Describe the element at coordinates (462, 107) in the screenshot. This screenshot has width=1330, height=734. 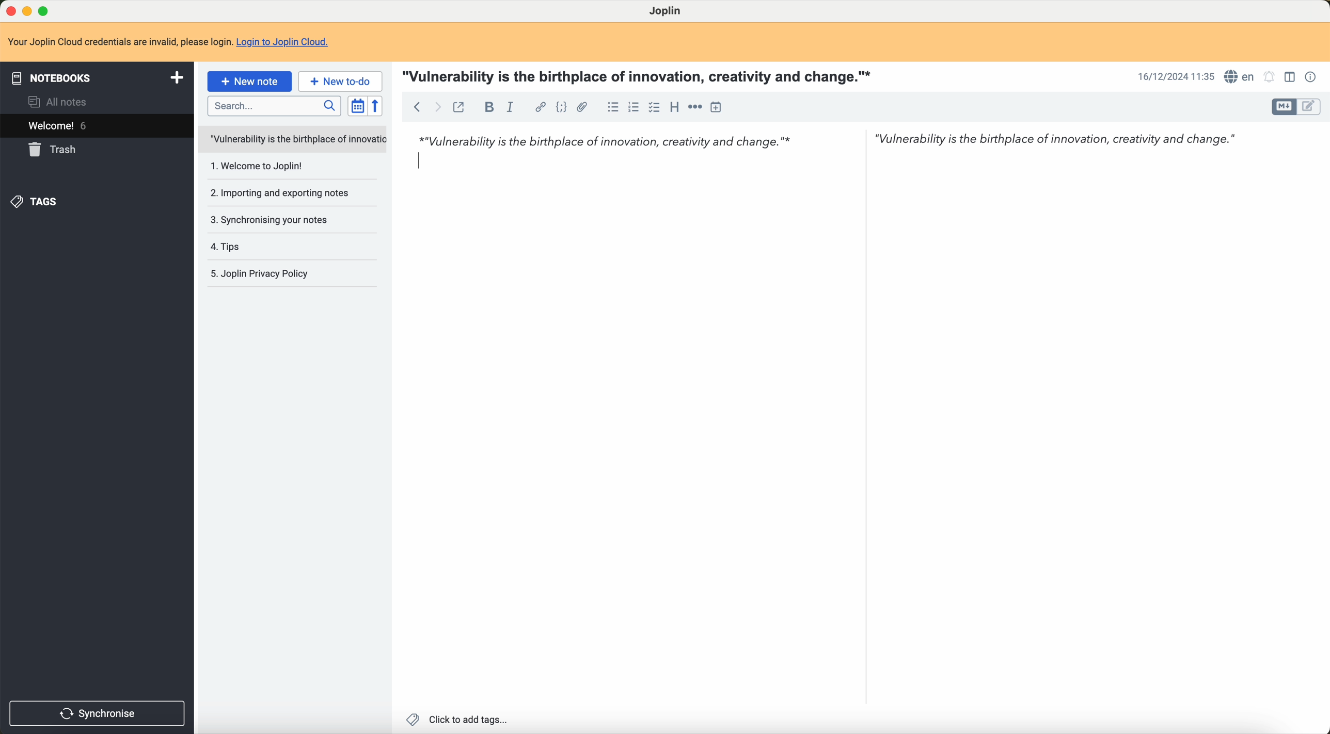
I see `toggle external editing` at that location.